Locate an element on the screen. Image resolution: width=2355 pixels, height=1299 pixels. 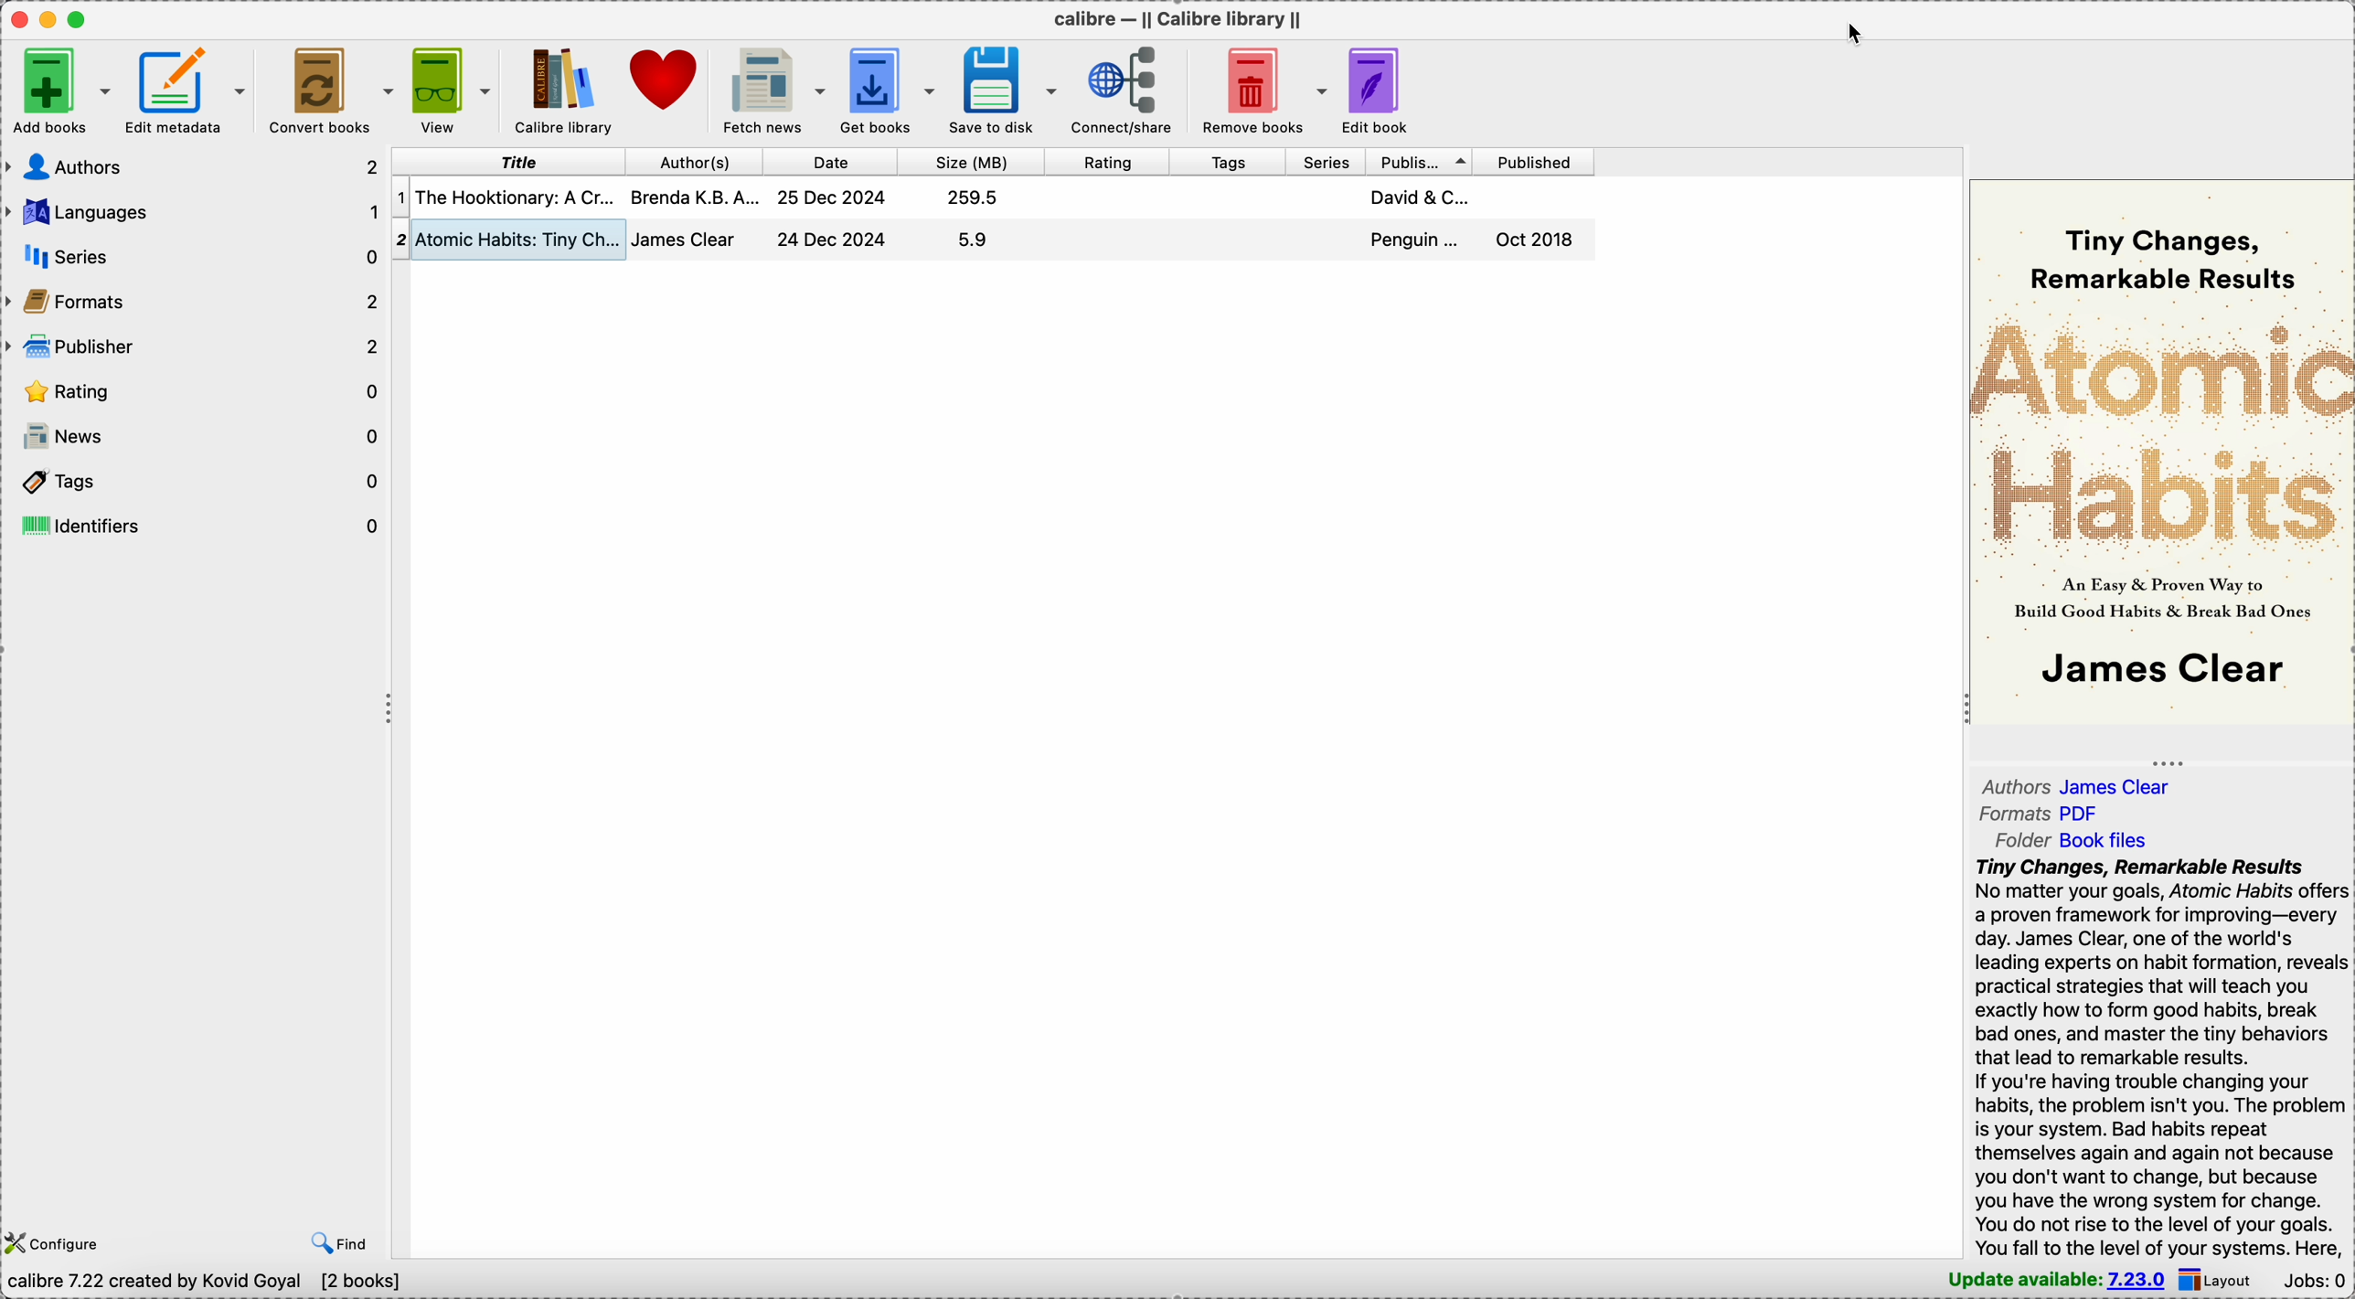
calibre 7.22 created by Kovid Goyal [2 books] is located at coordinates (206, 1283).